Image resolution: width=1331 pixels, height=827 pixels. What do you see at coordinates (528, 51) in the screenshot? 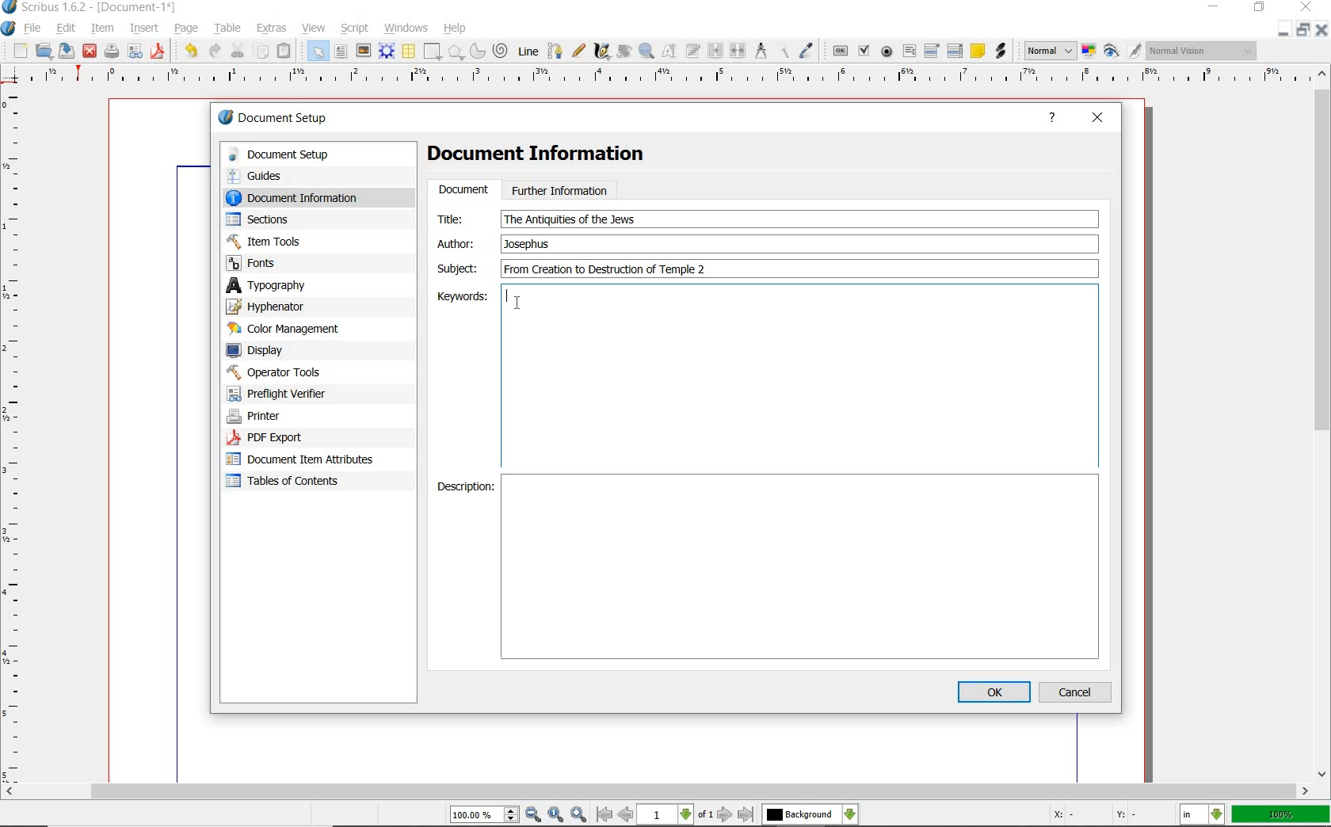
I see `Line` at bounding box center [528, 51].